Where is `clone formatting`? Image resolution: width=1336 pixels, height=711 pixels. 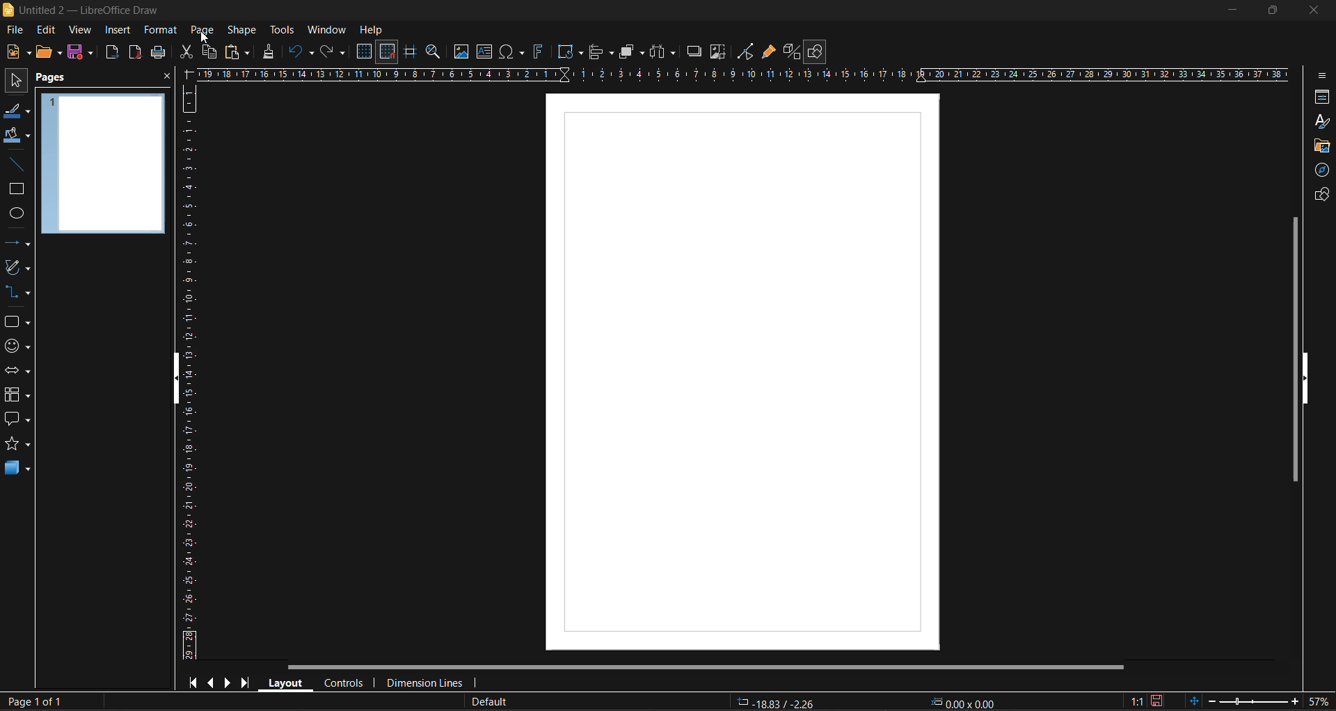
clone formatting is located at coordinates (272, 53).